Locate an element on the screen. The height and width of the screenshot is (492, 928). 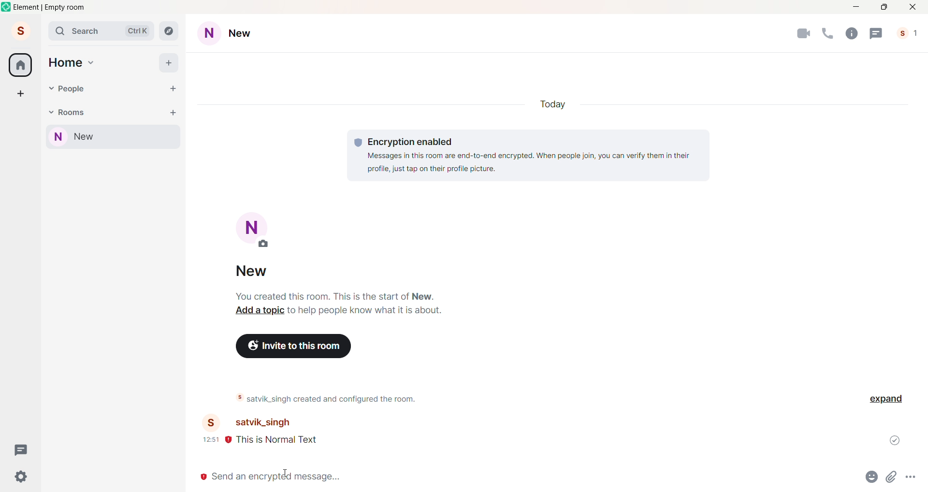
Account is located at coordinates (20, 30).